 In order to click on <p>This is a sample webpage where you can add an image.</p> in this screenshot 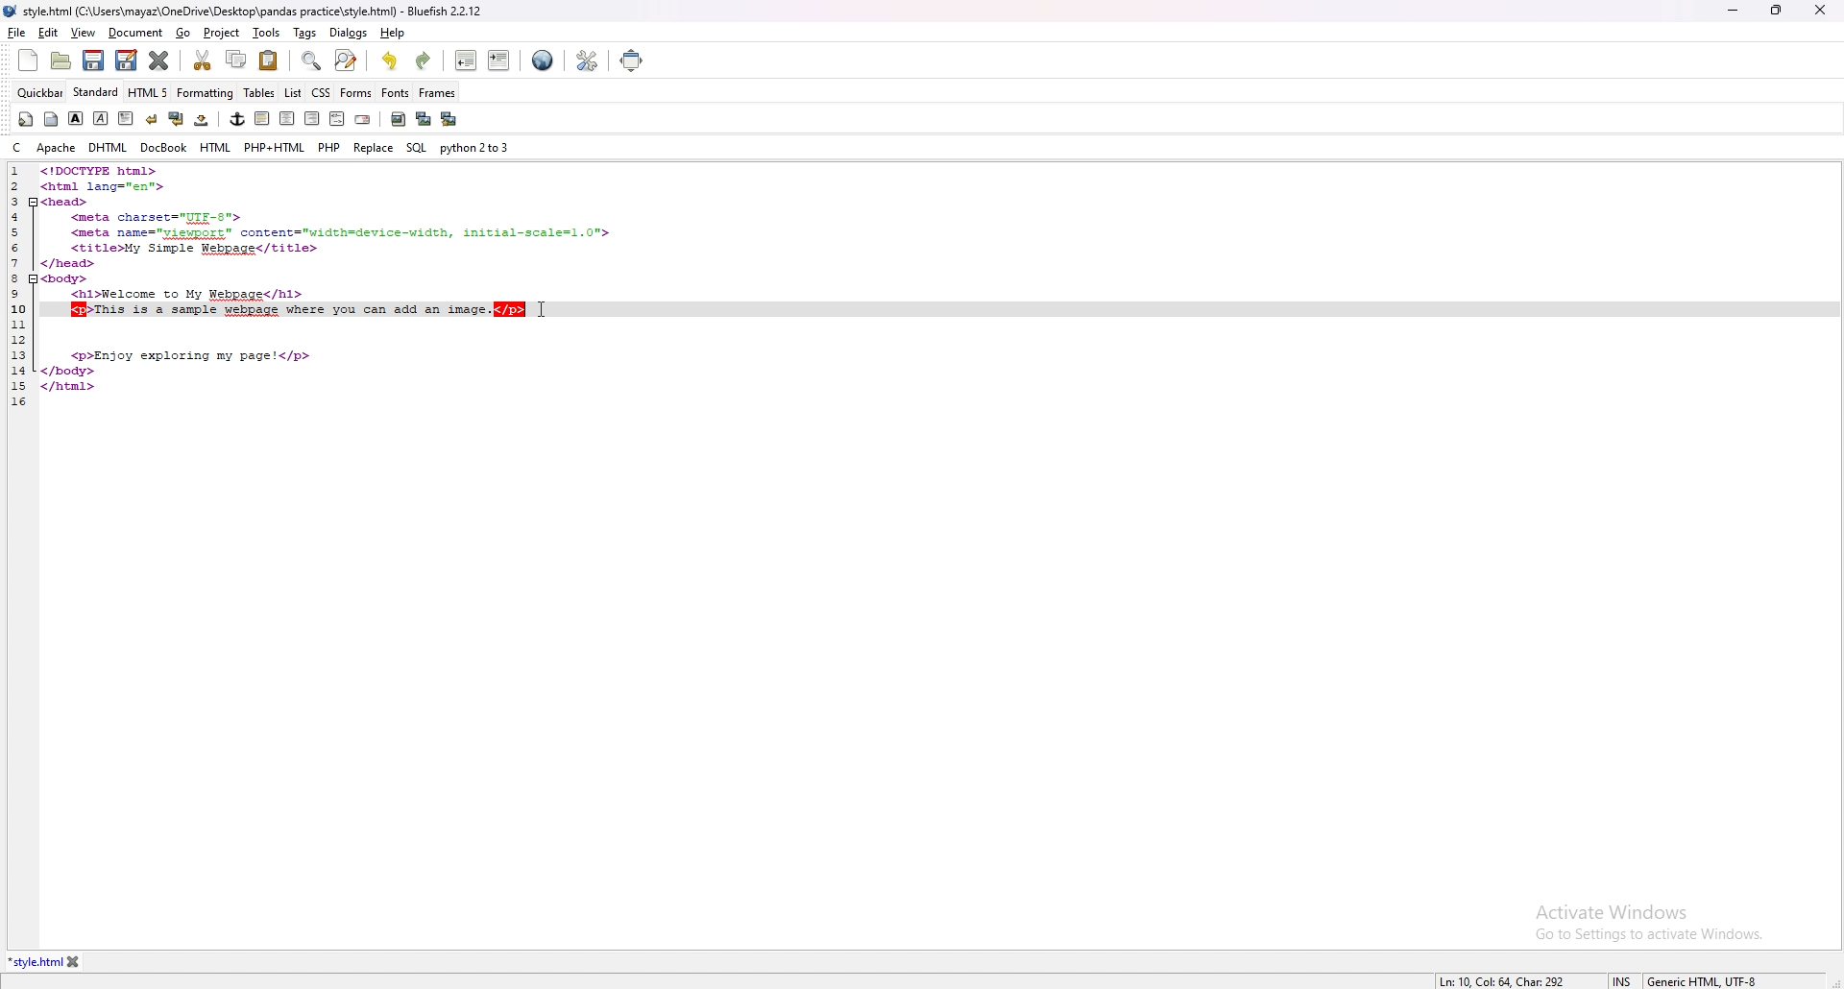, I will do `click(298, 311)`.